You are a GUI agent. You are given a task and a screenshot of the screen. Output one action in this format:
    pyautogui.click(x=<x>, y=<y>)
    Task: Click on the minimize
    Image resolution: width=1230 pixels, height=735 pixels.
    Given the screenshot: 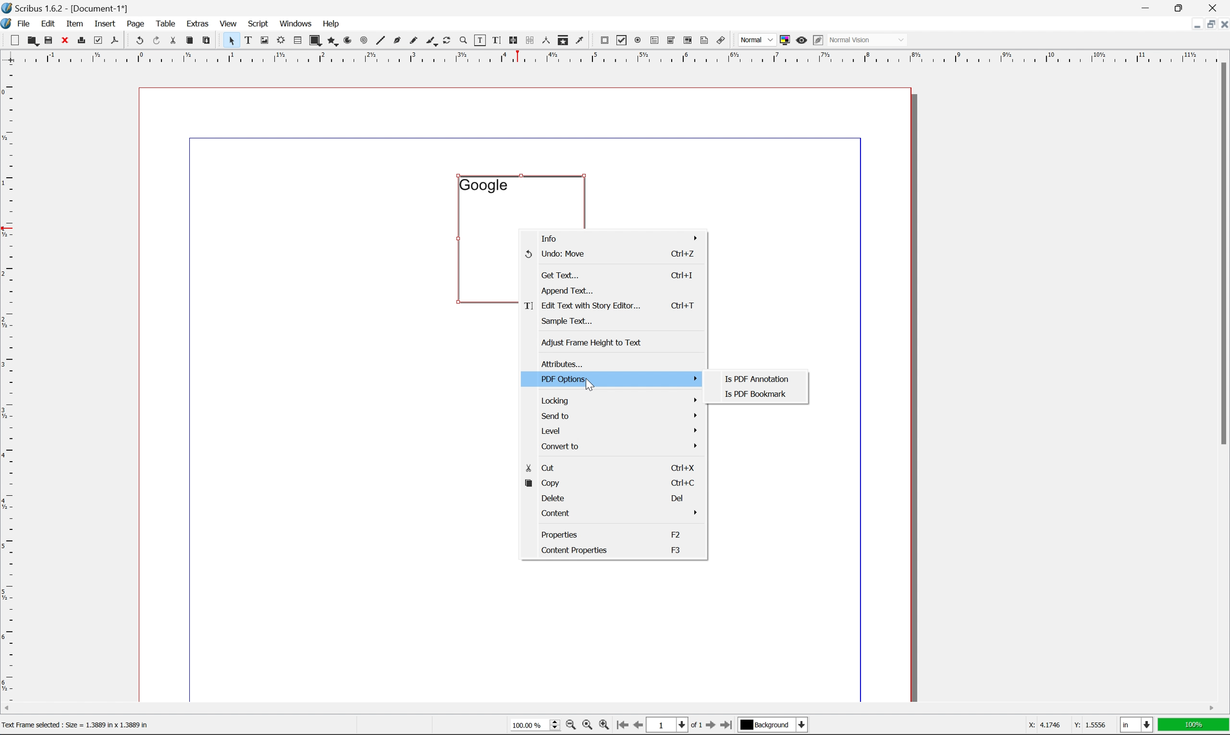 What is the action you would take?
    pyautogui.click(x=1147, y=7)
    